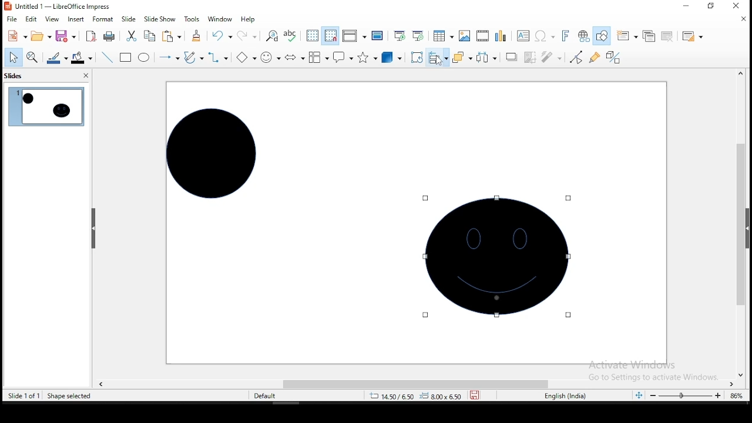 This screenshot has height=423, width=752. What do you see at coordinates (648, 36) in the screenshot?
I see `duplicate slide` at bounding box center [648, 36].